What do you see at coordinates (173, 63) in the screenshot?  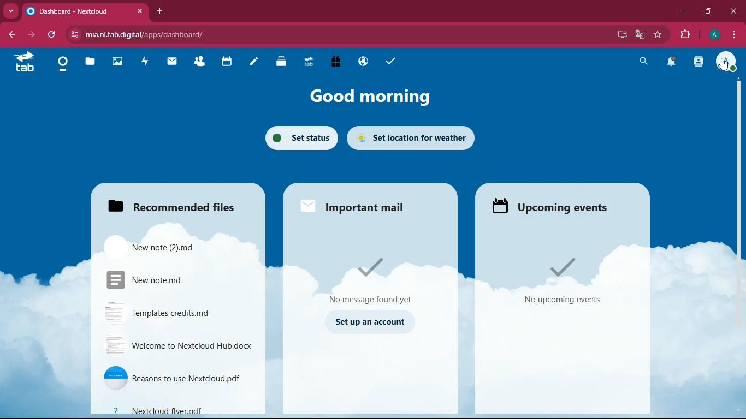 I see `mail` at bounding box center [173, 63].